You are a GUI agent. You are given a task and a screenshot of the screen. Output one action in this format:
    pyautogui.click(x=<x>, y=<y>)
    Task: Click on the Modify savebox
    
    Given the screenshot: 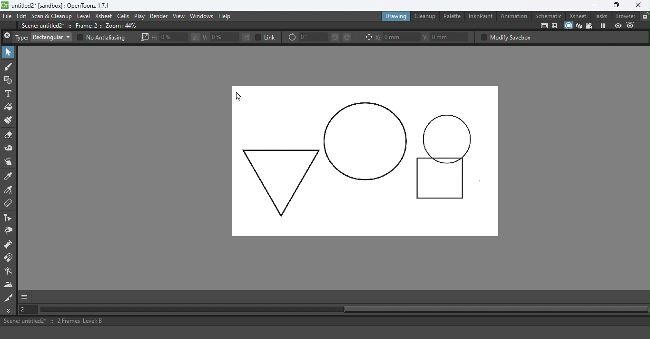 What is the action you would take?
    pyautogui.click(x=505, y=37)
    